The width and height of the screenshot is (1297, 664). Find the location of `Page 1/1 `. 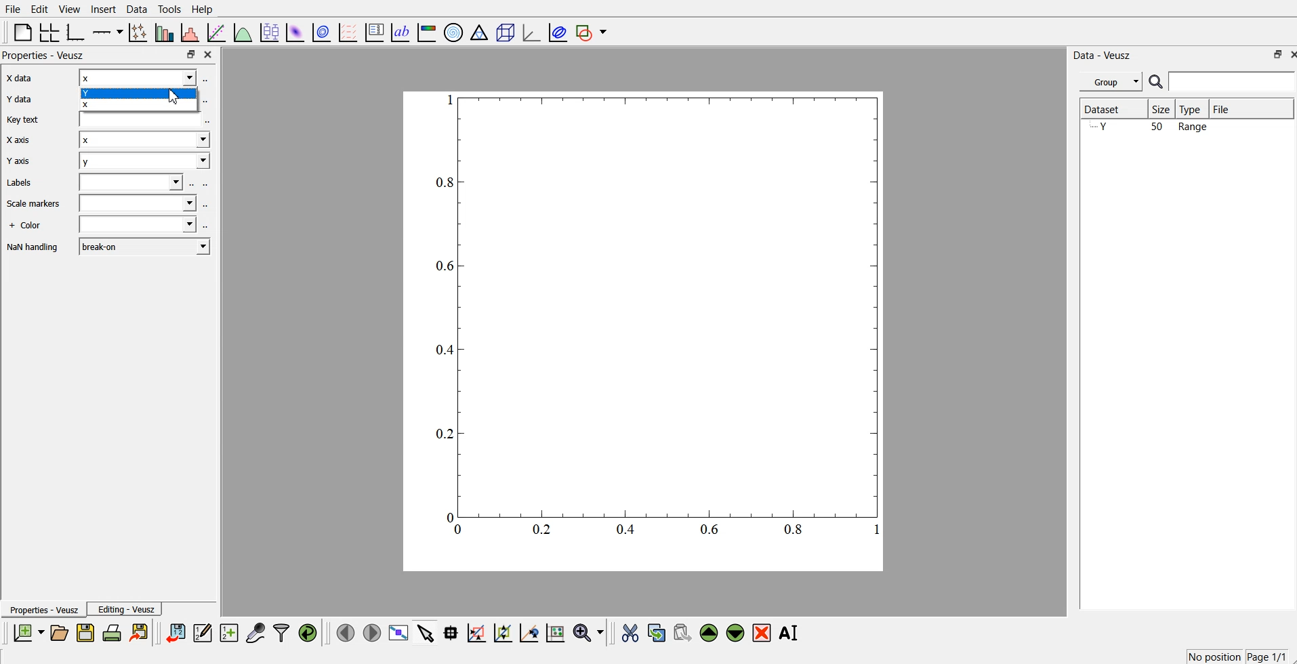

Page 1/1  is located at coordinates (1267, 656).